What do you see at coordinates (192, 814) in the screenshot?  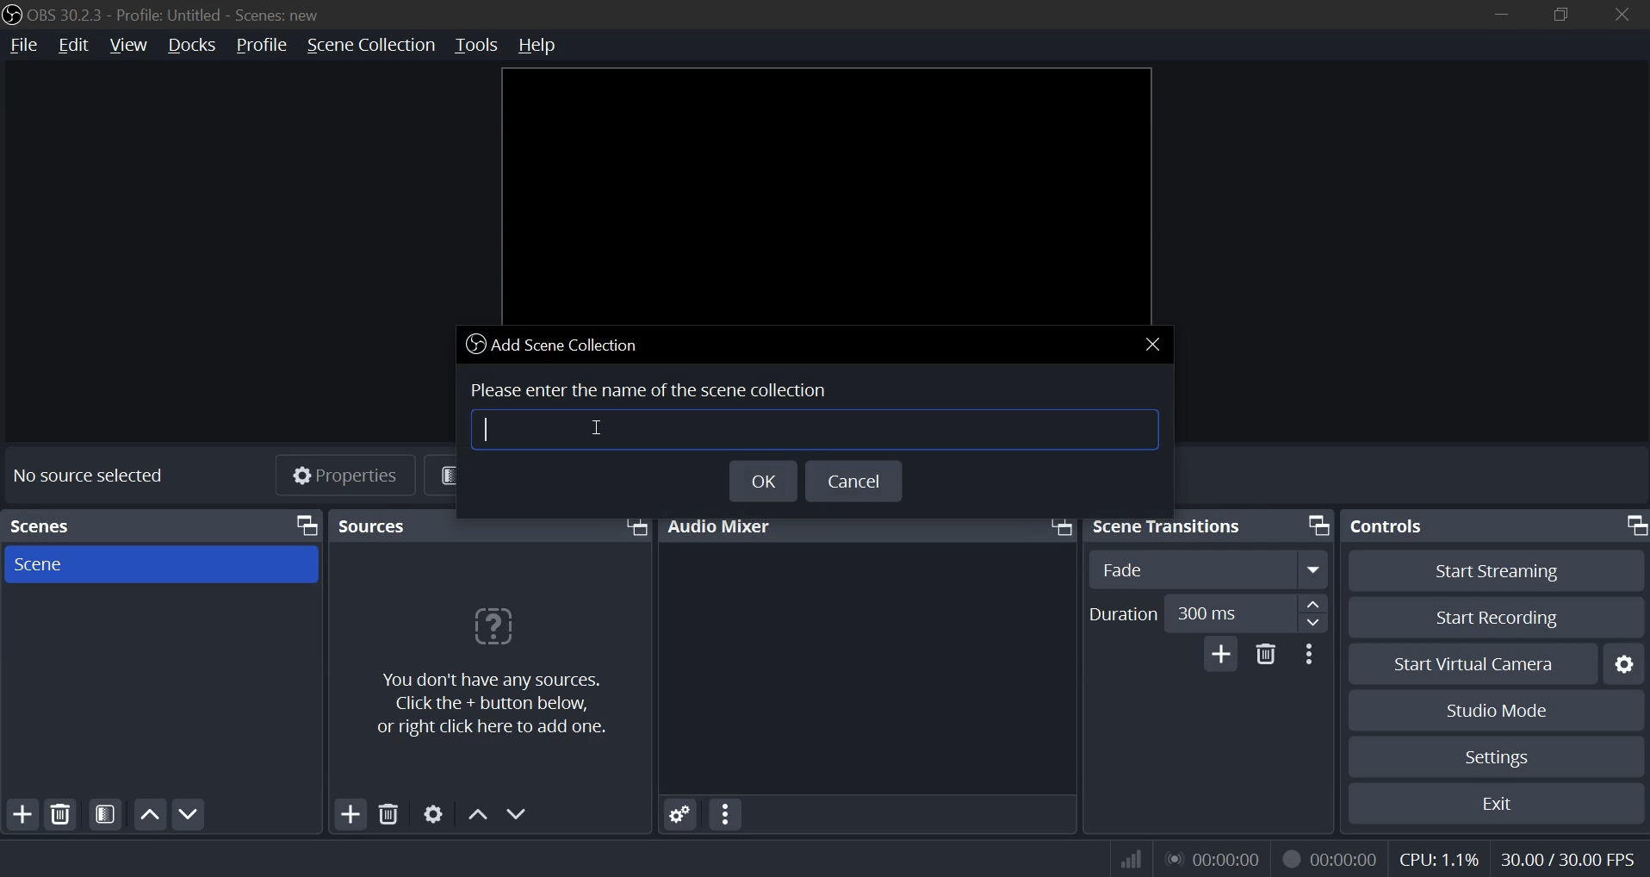 I see `down scene` at bounding box center [192, 814].